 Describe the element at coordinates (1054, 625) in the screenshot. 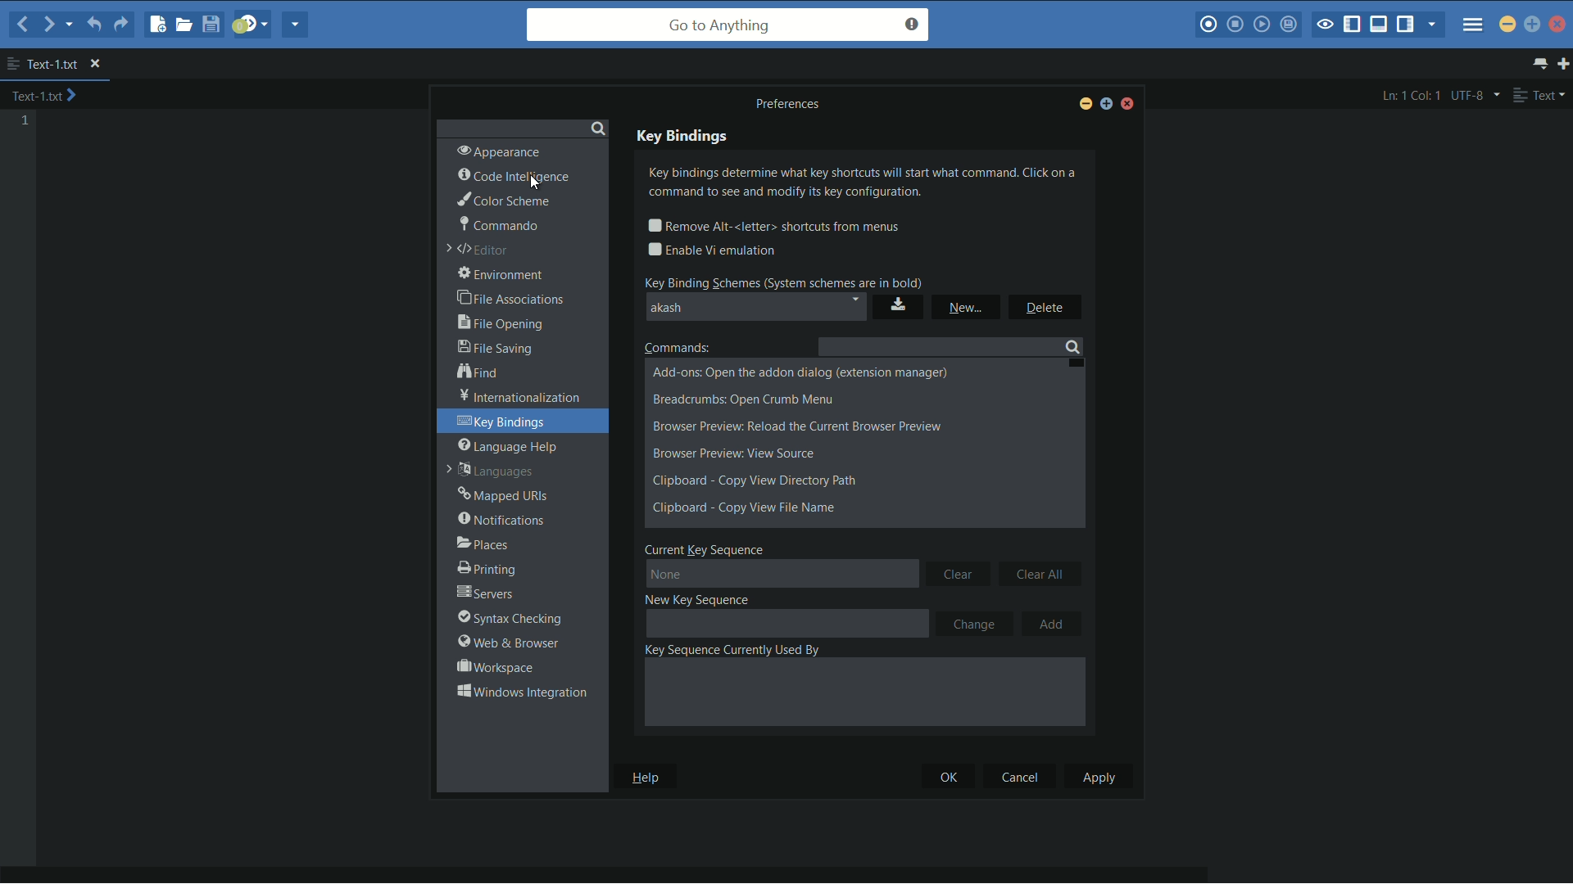

I see `add` at that location.